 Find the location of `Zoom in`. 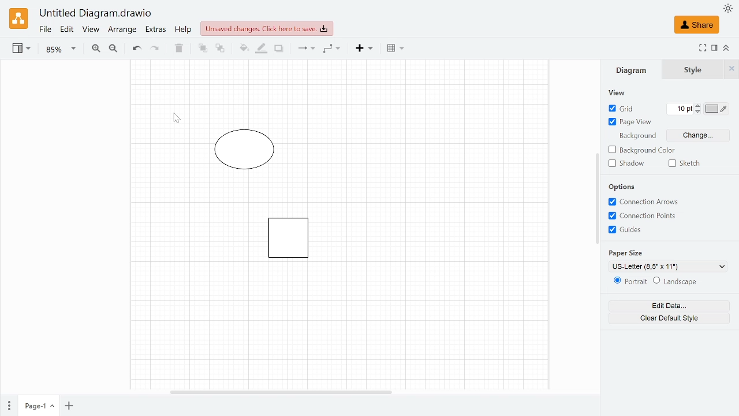

Zoom in is located at coordinates (96, 49).